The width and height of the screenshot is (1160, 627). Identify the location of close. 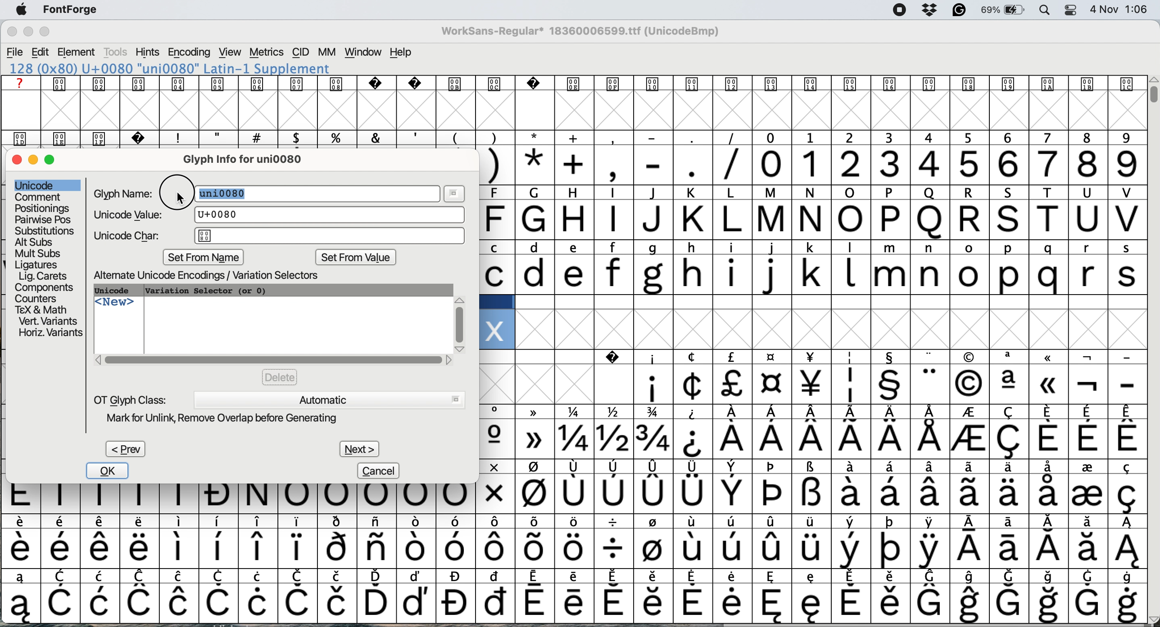
(17, 161).